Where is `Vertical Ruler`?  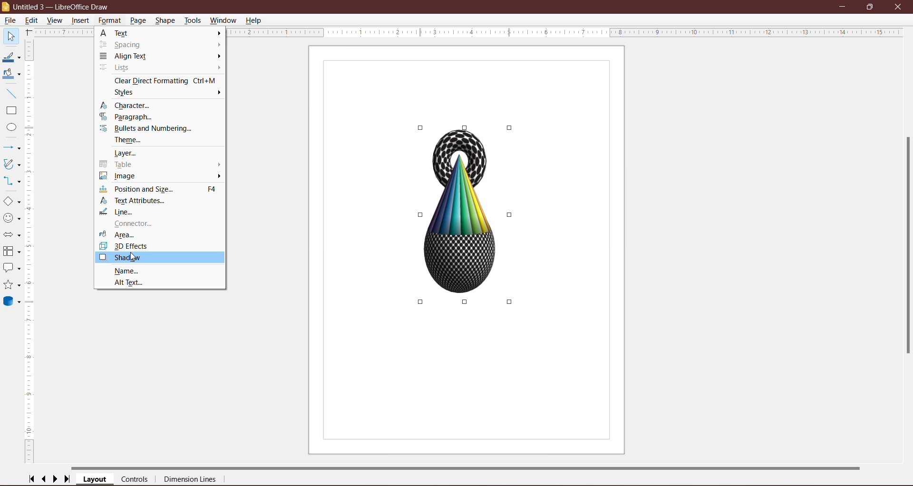
Vertical Ruler is located at coordinates (30, 253).